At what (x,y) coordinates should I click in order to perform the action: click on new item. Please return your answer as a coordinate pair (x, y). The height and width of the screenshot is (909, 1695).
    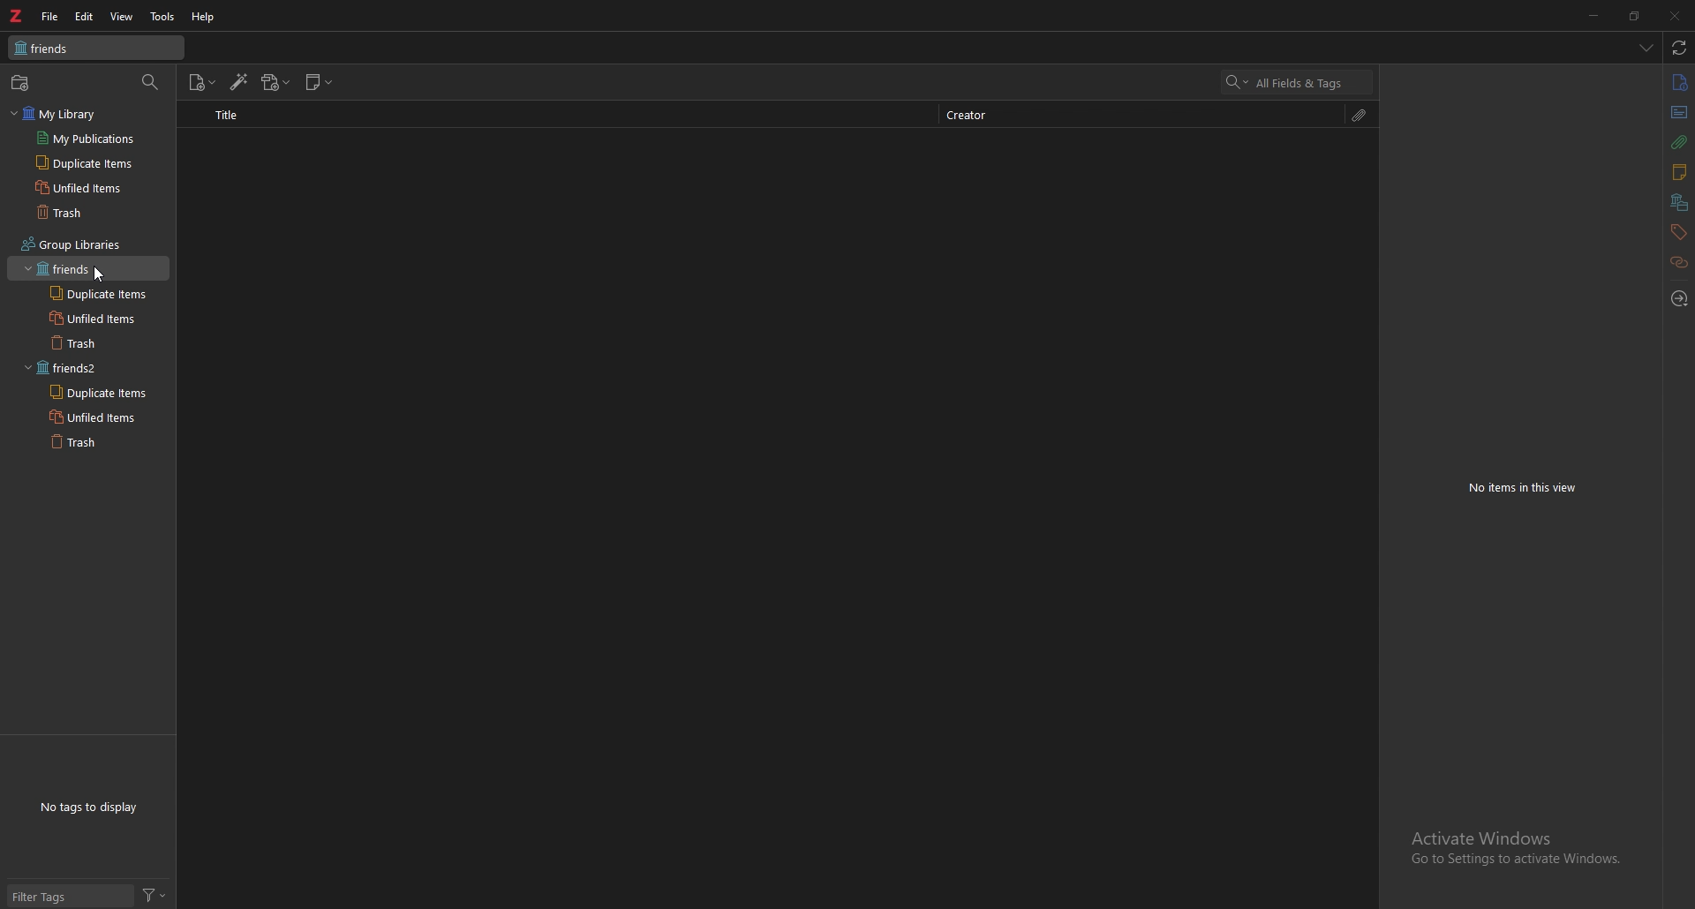
    Looking at the image, I should click on (202, 82).